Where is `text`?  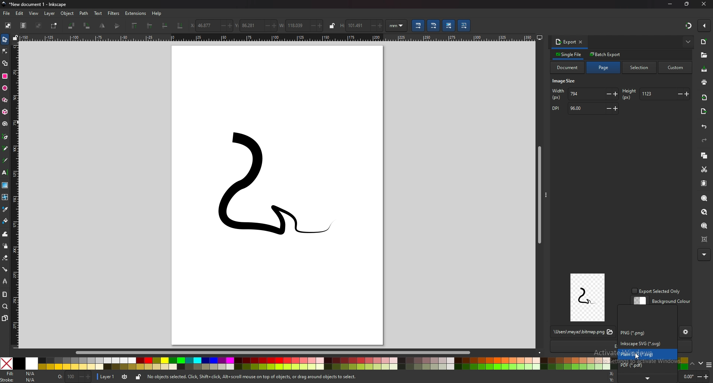 text is located at coordinates (98, 13).